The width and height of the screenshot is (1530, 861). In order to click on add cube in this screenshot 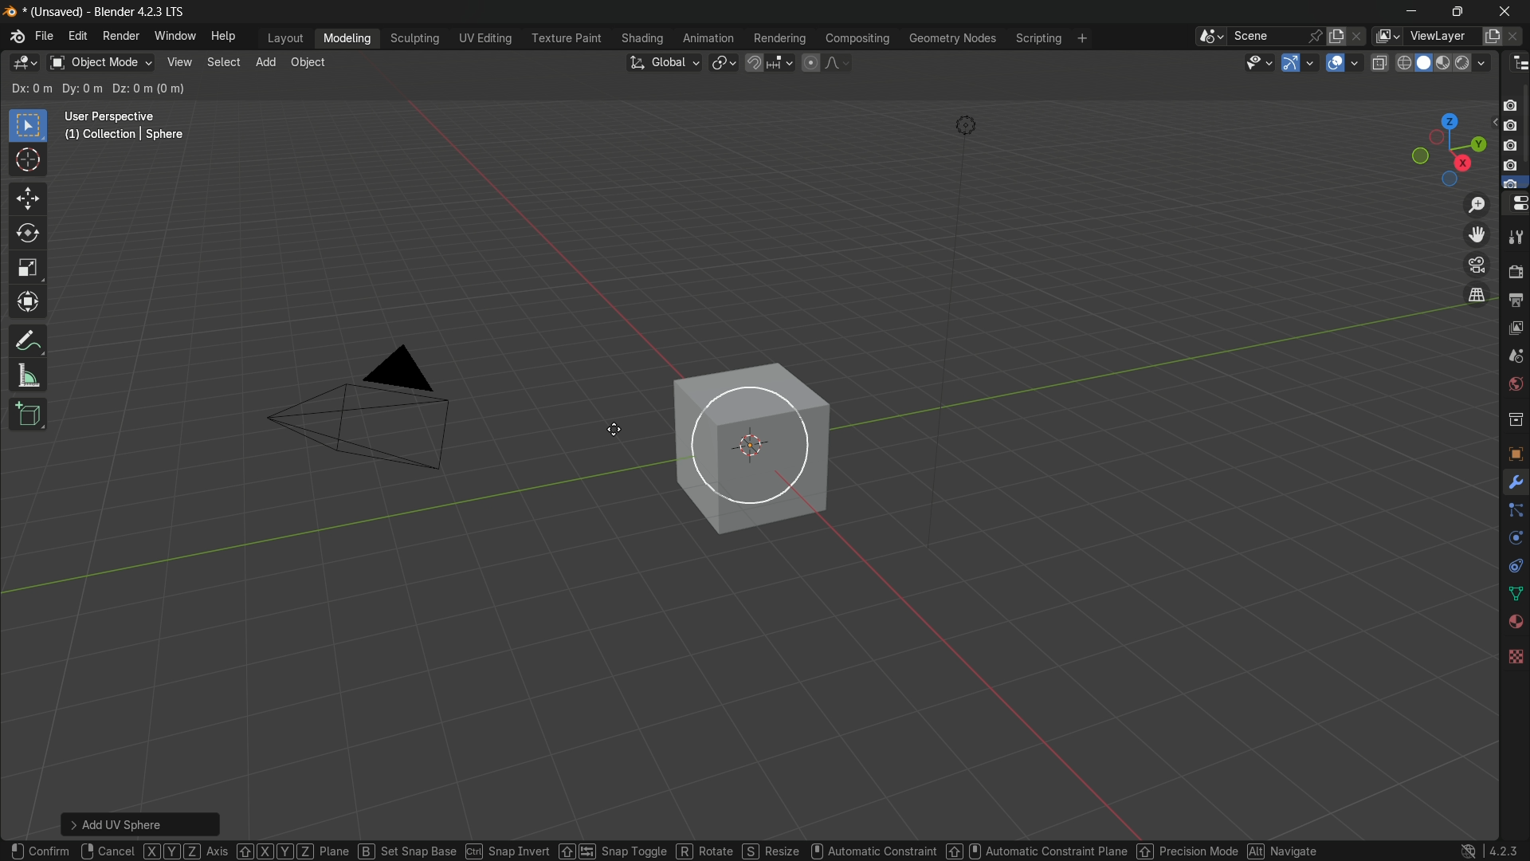, I will do `click(33, 414)`.